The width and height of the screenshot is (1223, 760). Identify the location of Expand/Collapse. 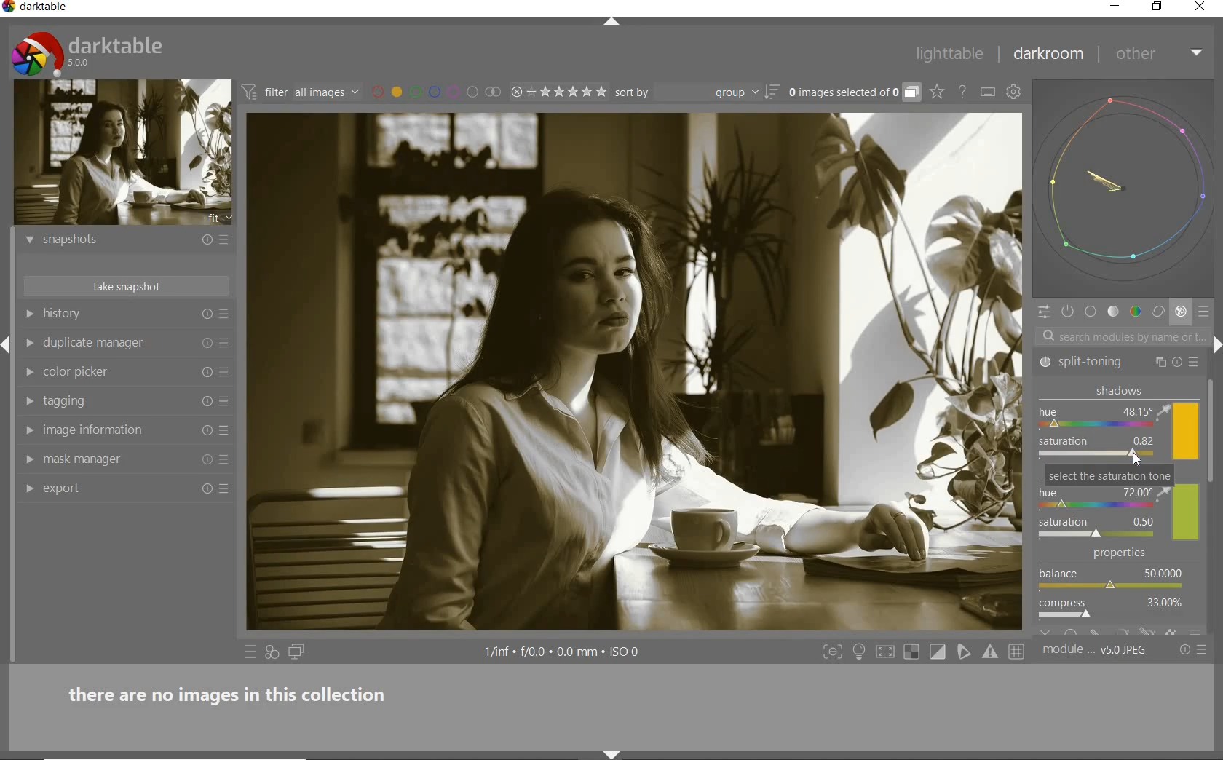
(7, 341).